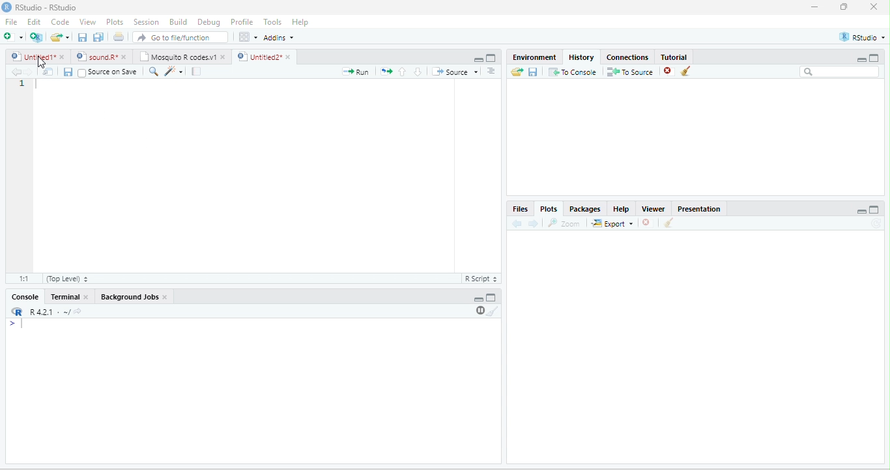 The width and height of the screenshot is (890, 470). I want to click on minimize, so click(861, 60).